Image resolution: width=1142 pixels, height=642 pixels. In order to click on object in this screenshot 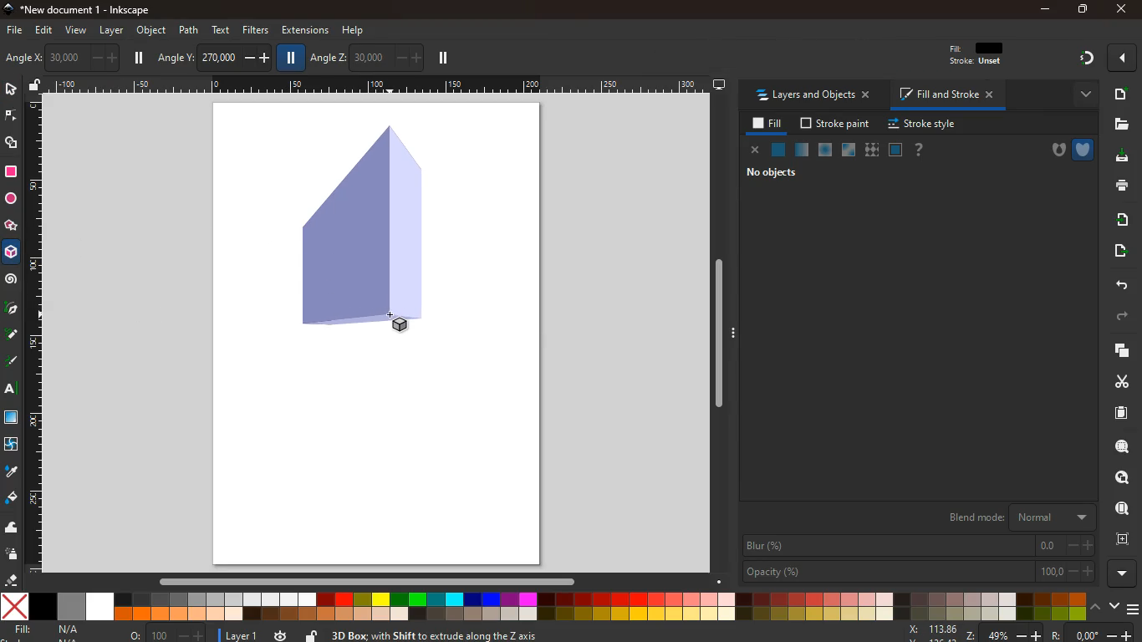, I will do `click(151, 30)`.